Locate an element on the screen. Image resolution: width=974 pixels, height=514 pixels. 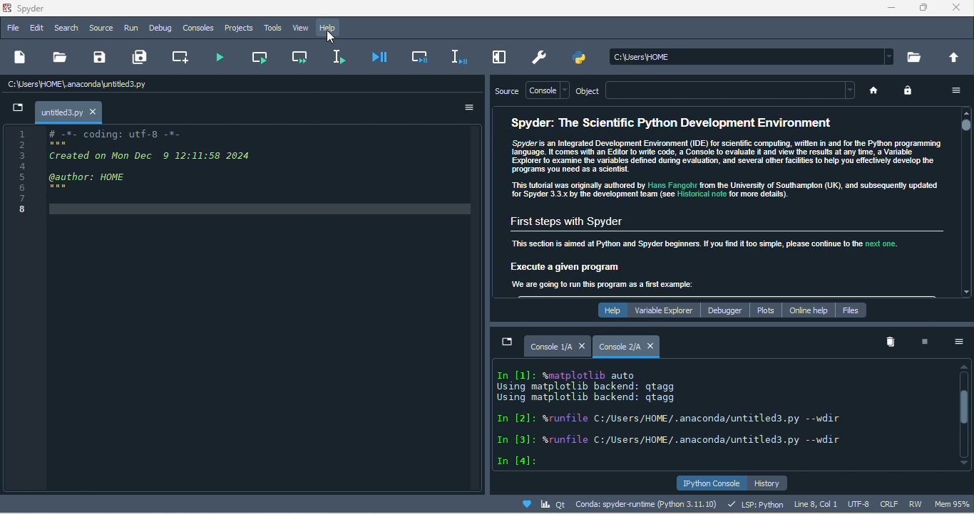
object is located at coordinates (593, 90).